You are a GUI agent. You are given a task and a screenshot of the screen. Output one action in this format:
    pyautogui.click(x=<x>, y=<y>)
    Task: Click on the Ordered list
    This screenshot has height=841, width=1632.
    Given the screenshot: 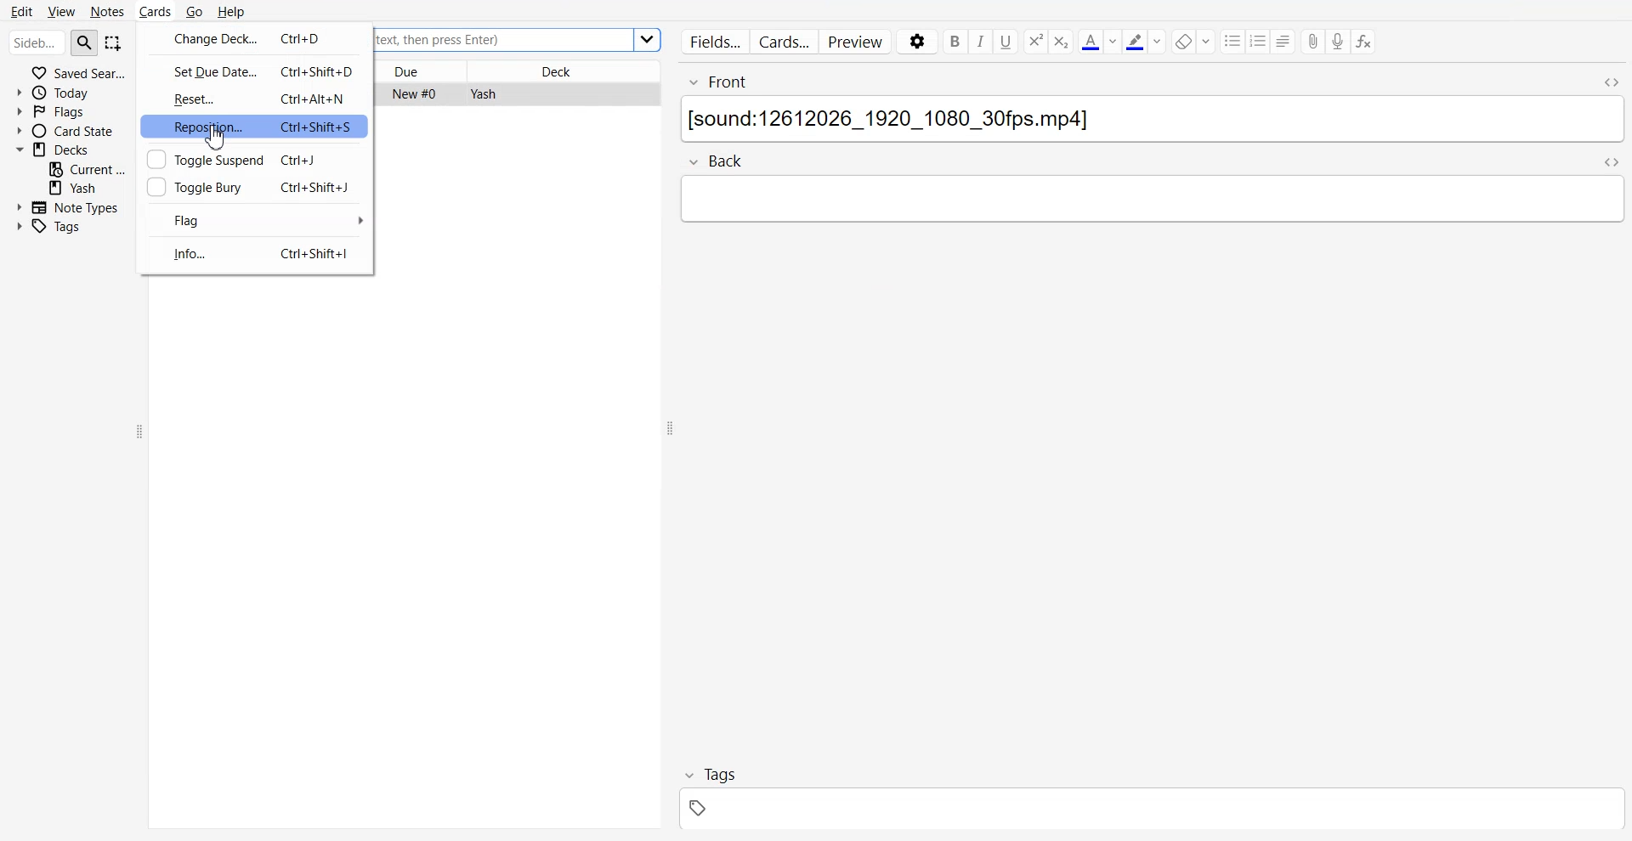 What is the action you would take?
    pyautogui.click(x=1260, y=41)
    